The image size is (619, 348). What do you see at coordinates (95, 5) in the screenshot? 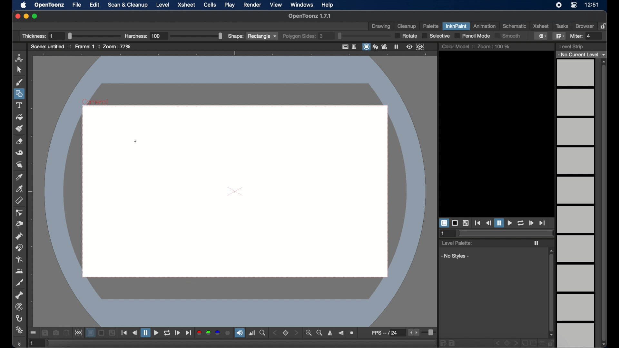
I see `edit` at bounding box center [95, 5].